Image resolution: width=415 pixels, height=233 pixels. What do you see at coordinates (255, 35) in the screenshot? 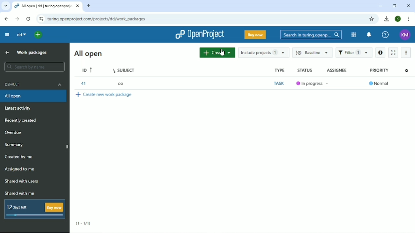
I see `Buy now` at bounding box center [255, 35].